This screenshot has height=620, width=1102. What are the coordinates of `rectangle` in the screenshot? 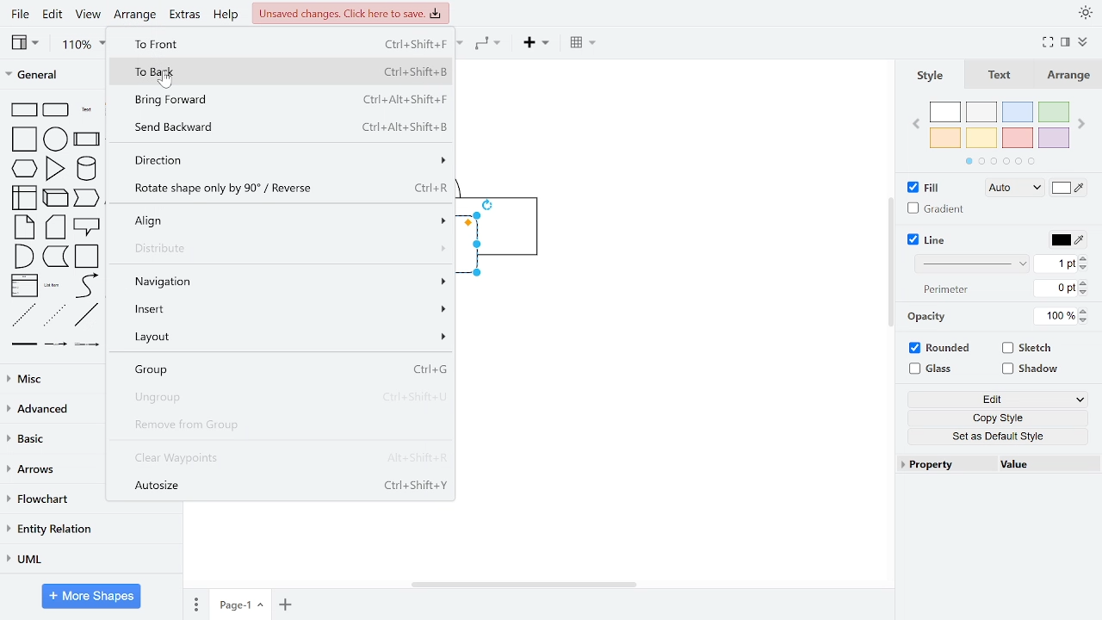 It's located at (23, 110).